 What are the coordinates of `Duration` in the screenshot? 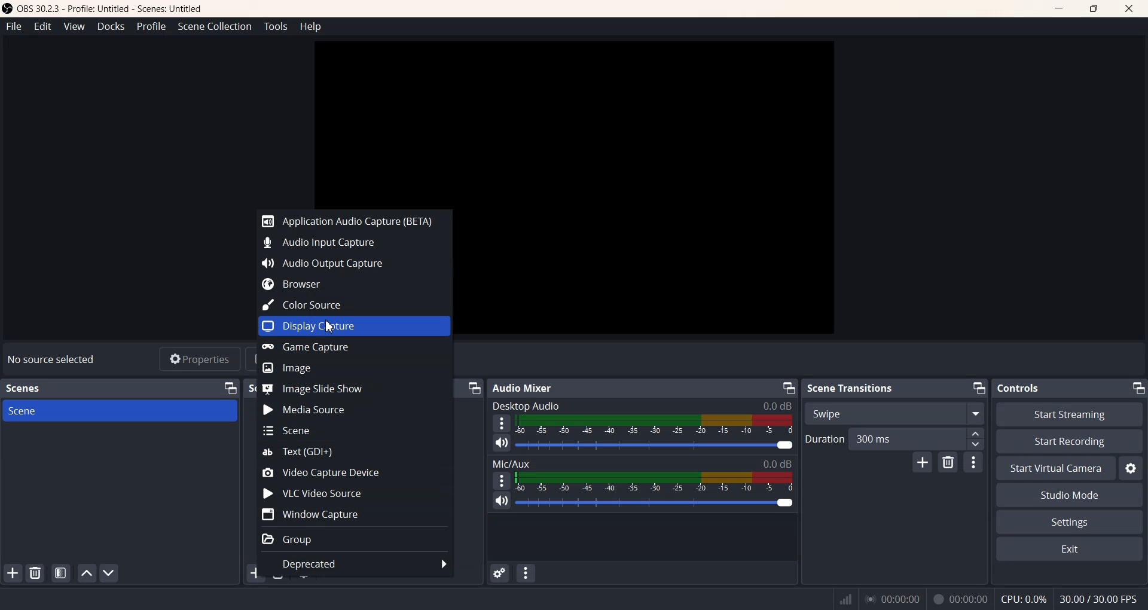 It's located at (894, 438).